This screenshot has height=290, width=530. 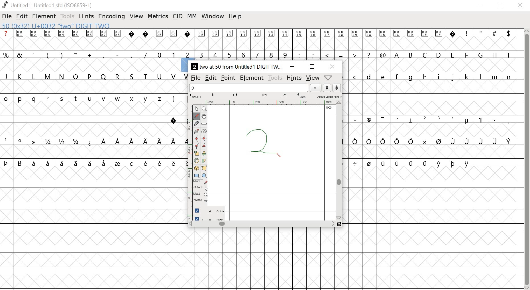 What do you see at coordinates (204, 169) in the screenshot?
I see `perspective` at bounding box center [204, 169].